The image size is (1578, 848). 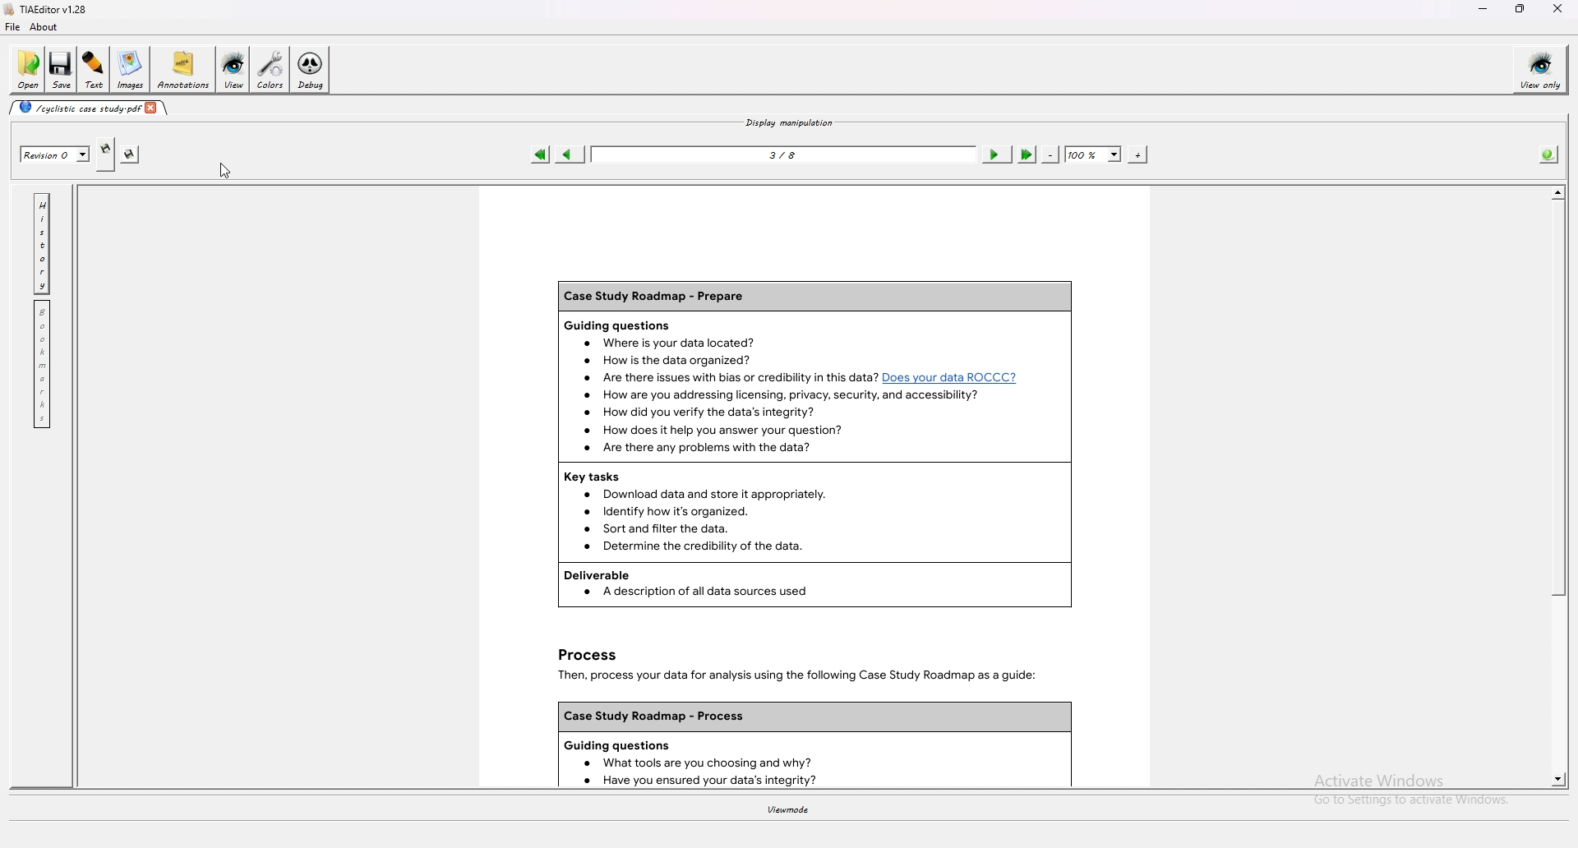 I want to click on Where is your data located?, so click(x=681, y=343).